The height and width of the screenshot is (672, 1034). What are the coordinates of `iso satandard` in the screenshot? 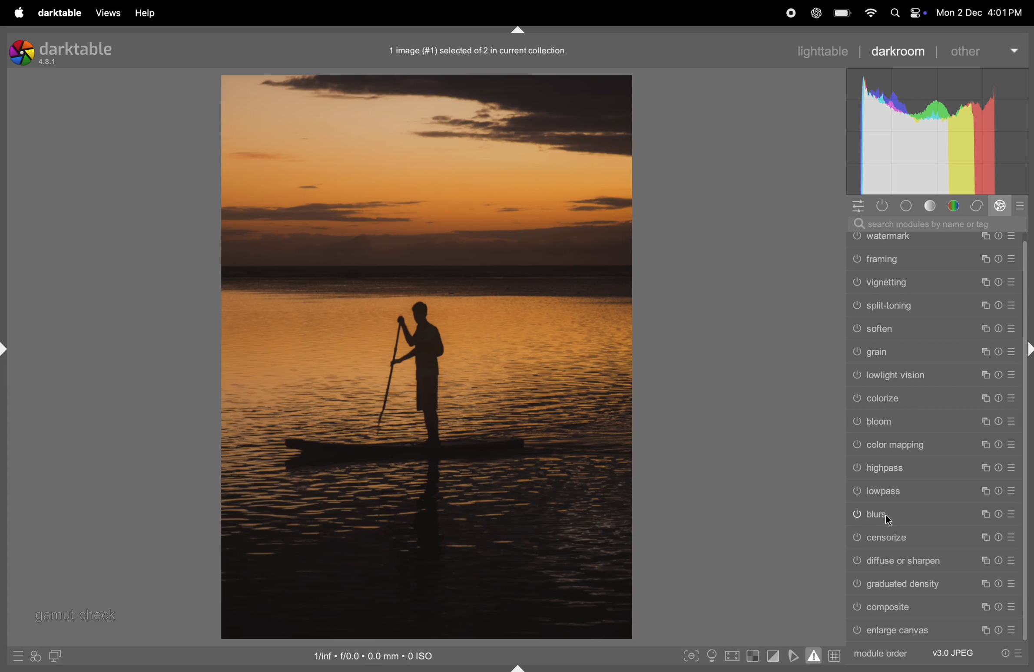 It's located at (374, 655).